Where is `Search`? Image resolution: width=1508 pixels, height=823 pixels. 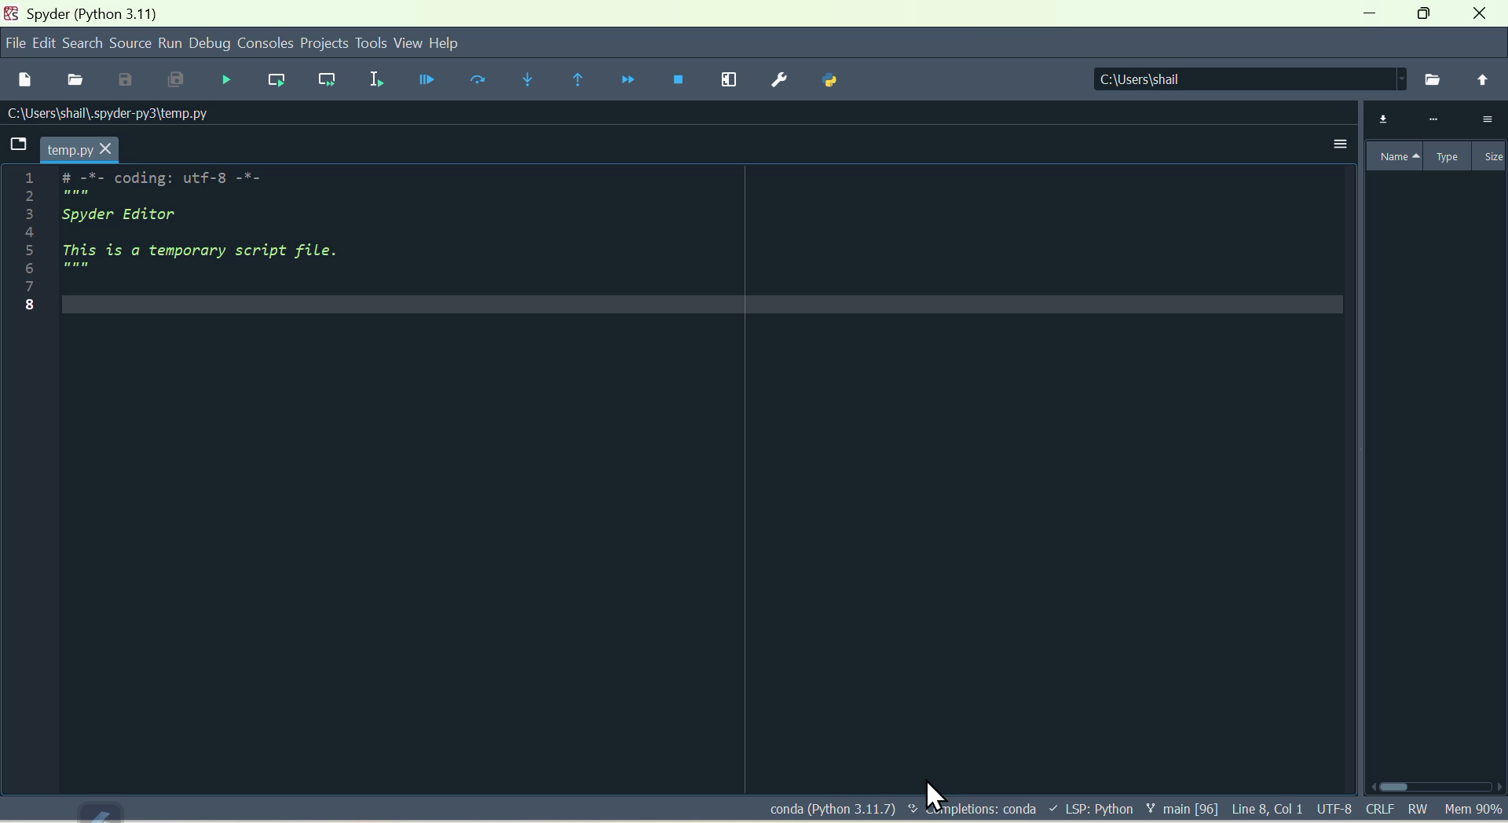 Search is located at coordinates (84, 42).